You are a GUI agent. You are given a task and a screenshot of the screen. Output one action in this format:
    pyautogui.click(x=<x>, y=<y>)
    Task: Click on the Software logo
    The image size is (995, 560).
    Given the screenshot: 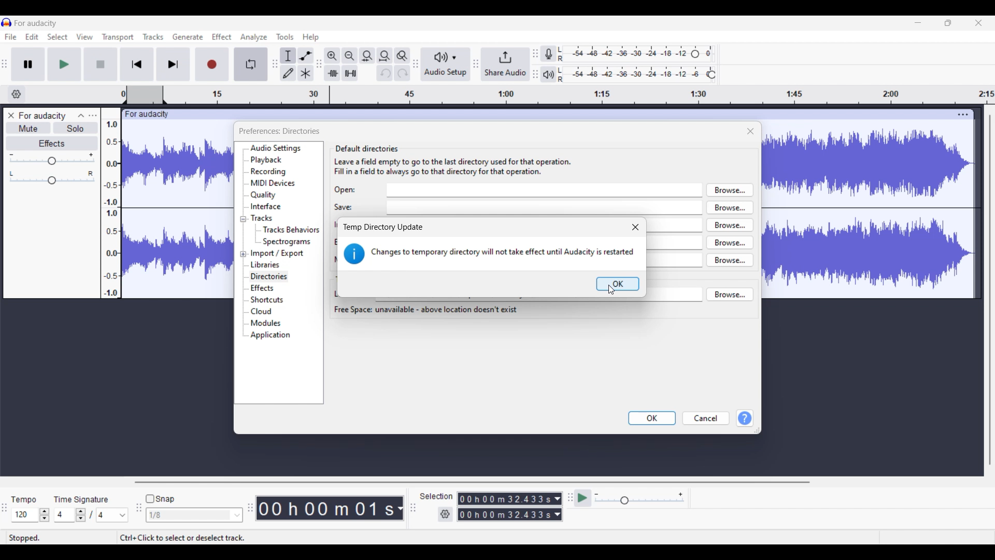 What is the action you would take?
    pyautogui.click(x=7, y=22)
    